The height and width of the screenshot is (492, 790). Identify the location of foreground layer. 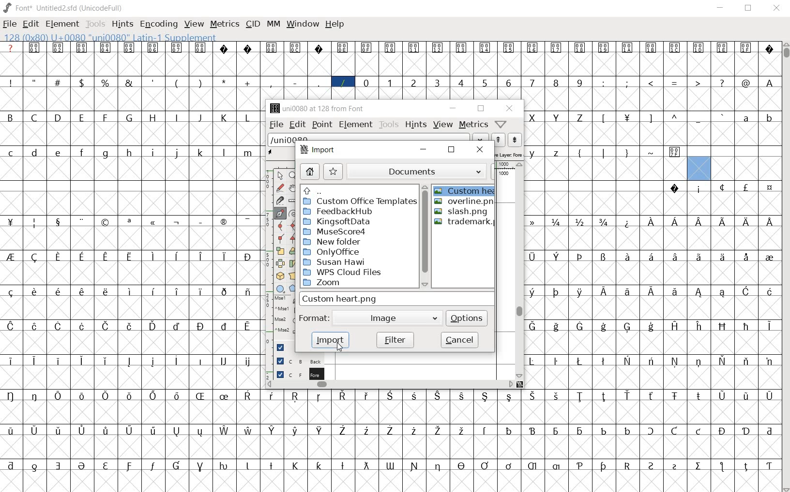
(294, 373).